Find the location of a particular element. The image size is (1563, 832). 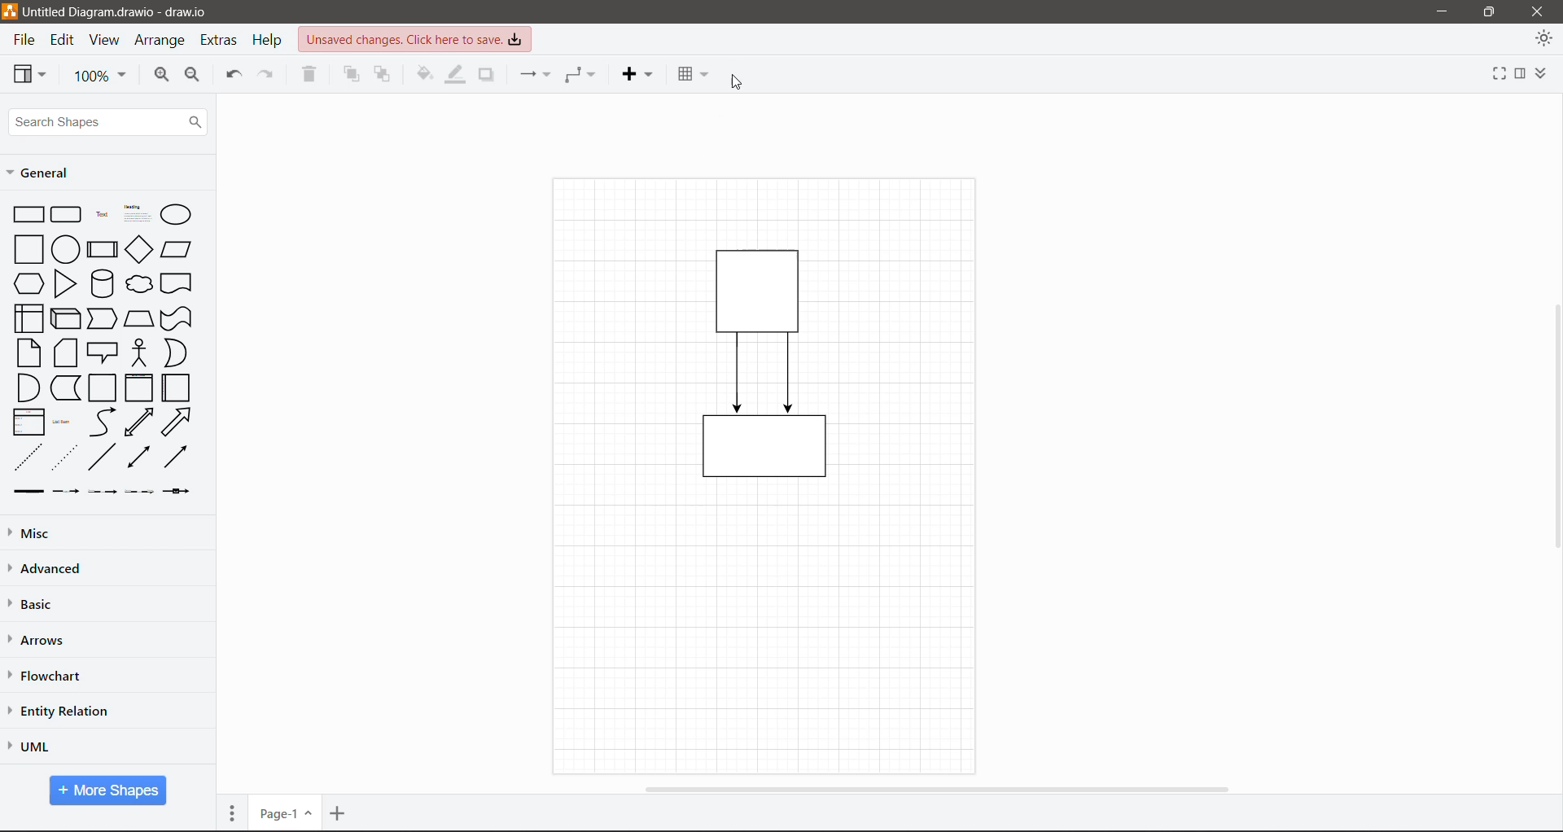

Cube is located at coordinates (64, 317).